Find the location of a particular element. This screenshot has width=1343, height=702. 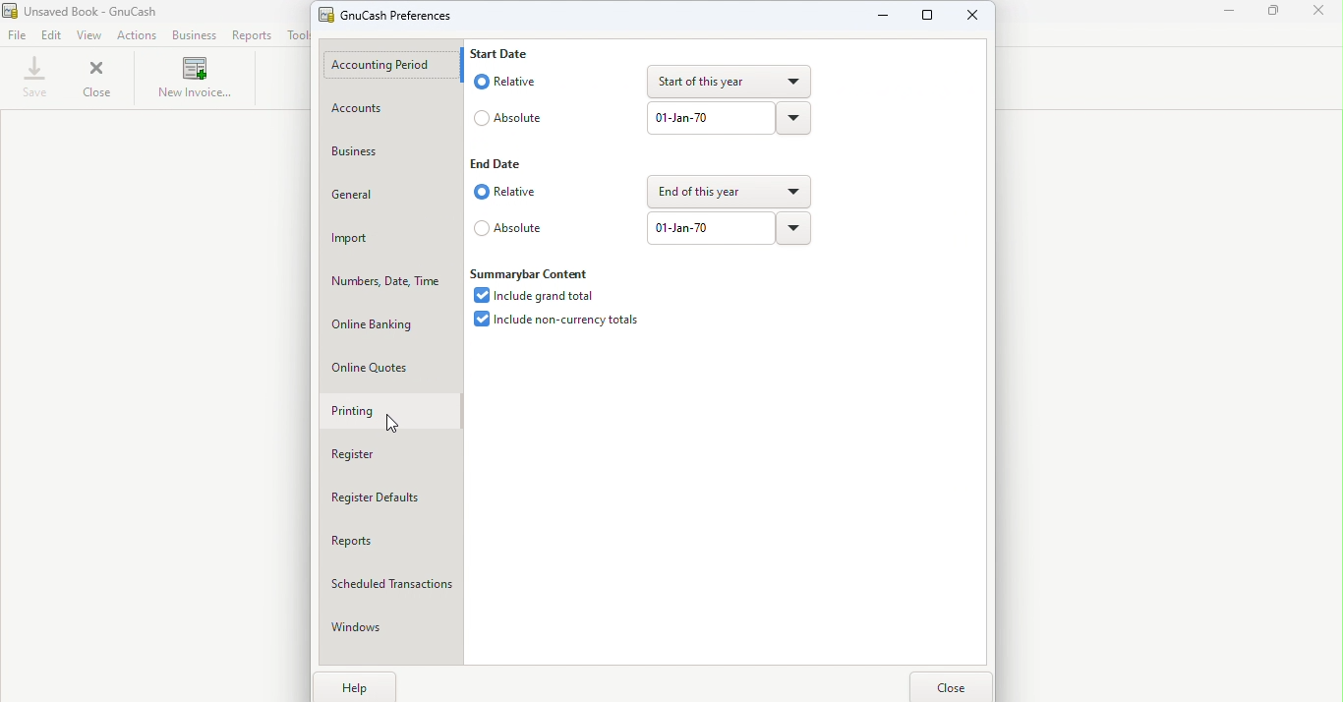

Online banking is located at coordinates (392, 323).